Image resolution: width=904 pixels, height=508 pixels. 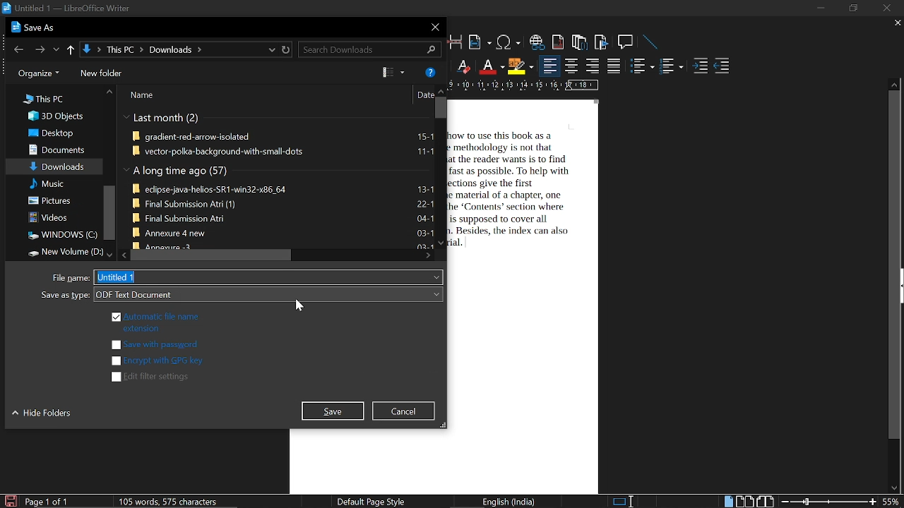 What do you see at coordinates (520, 67) in the screenshot?
I see `highlight` at bounding box center [520, 67].